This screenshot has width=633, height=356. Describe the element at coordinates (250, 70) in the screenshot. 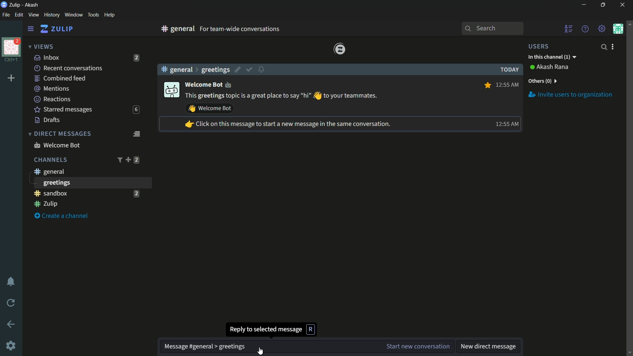

I see `mark as resolved` at that location.